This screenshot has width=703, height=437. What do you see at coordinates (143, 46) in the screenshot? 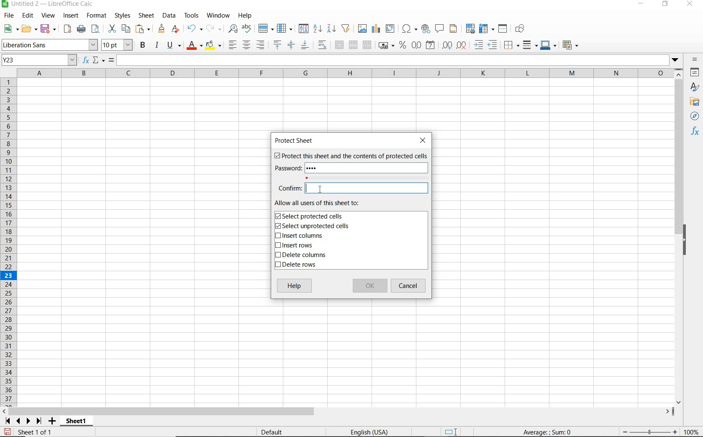
I see `BOLD` at bounding box center [143, 46].